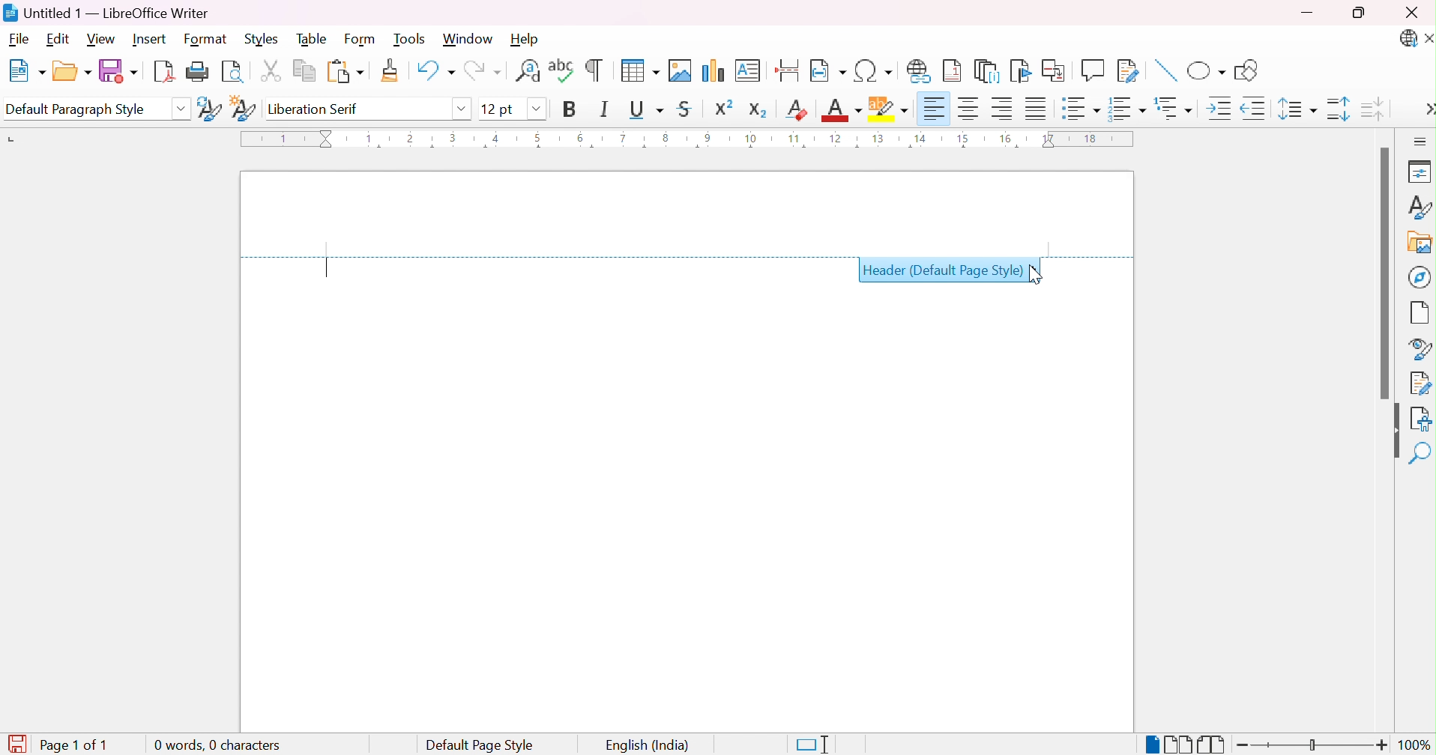 The width and height of the screenshot is (1436, 755). Describe the element at coordinates (810, 745) in the screenshot. I see `Standard selection. Click to change selection mode.` at that location.